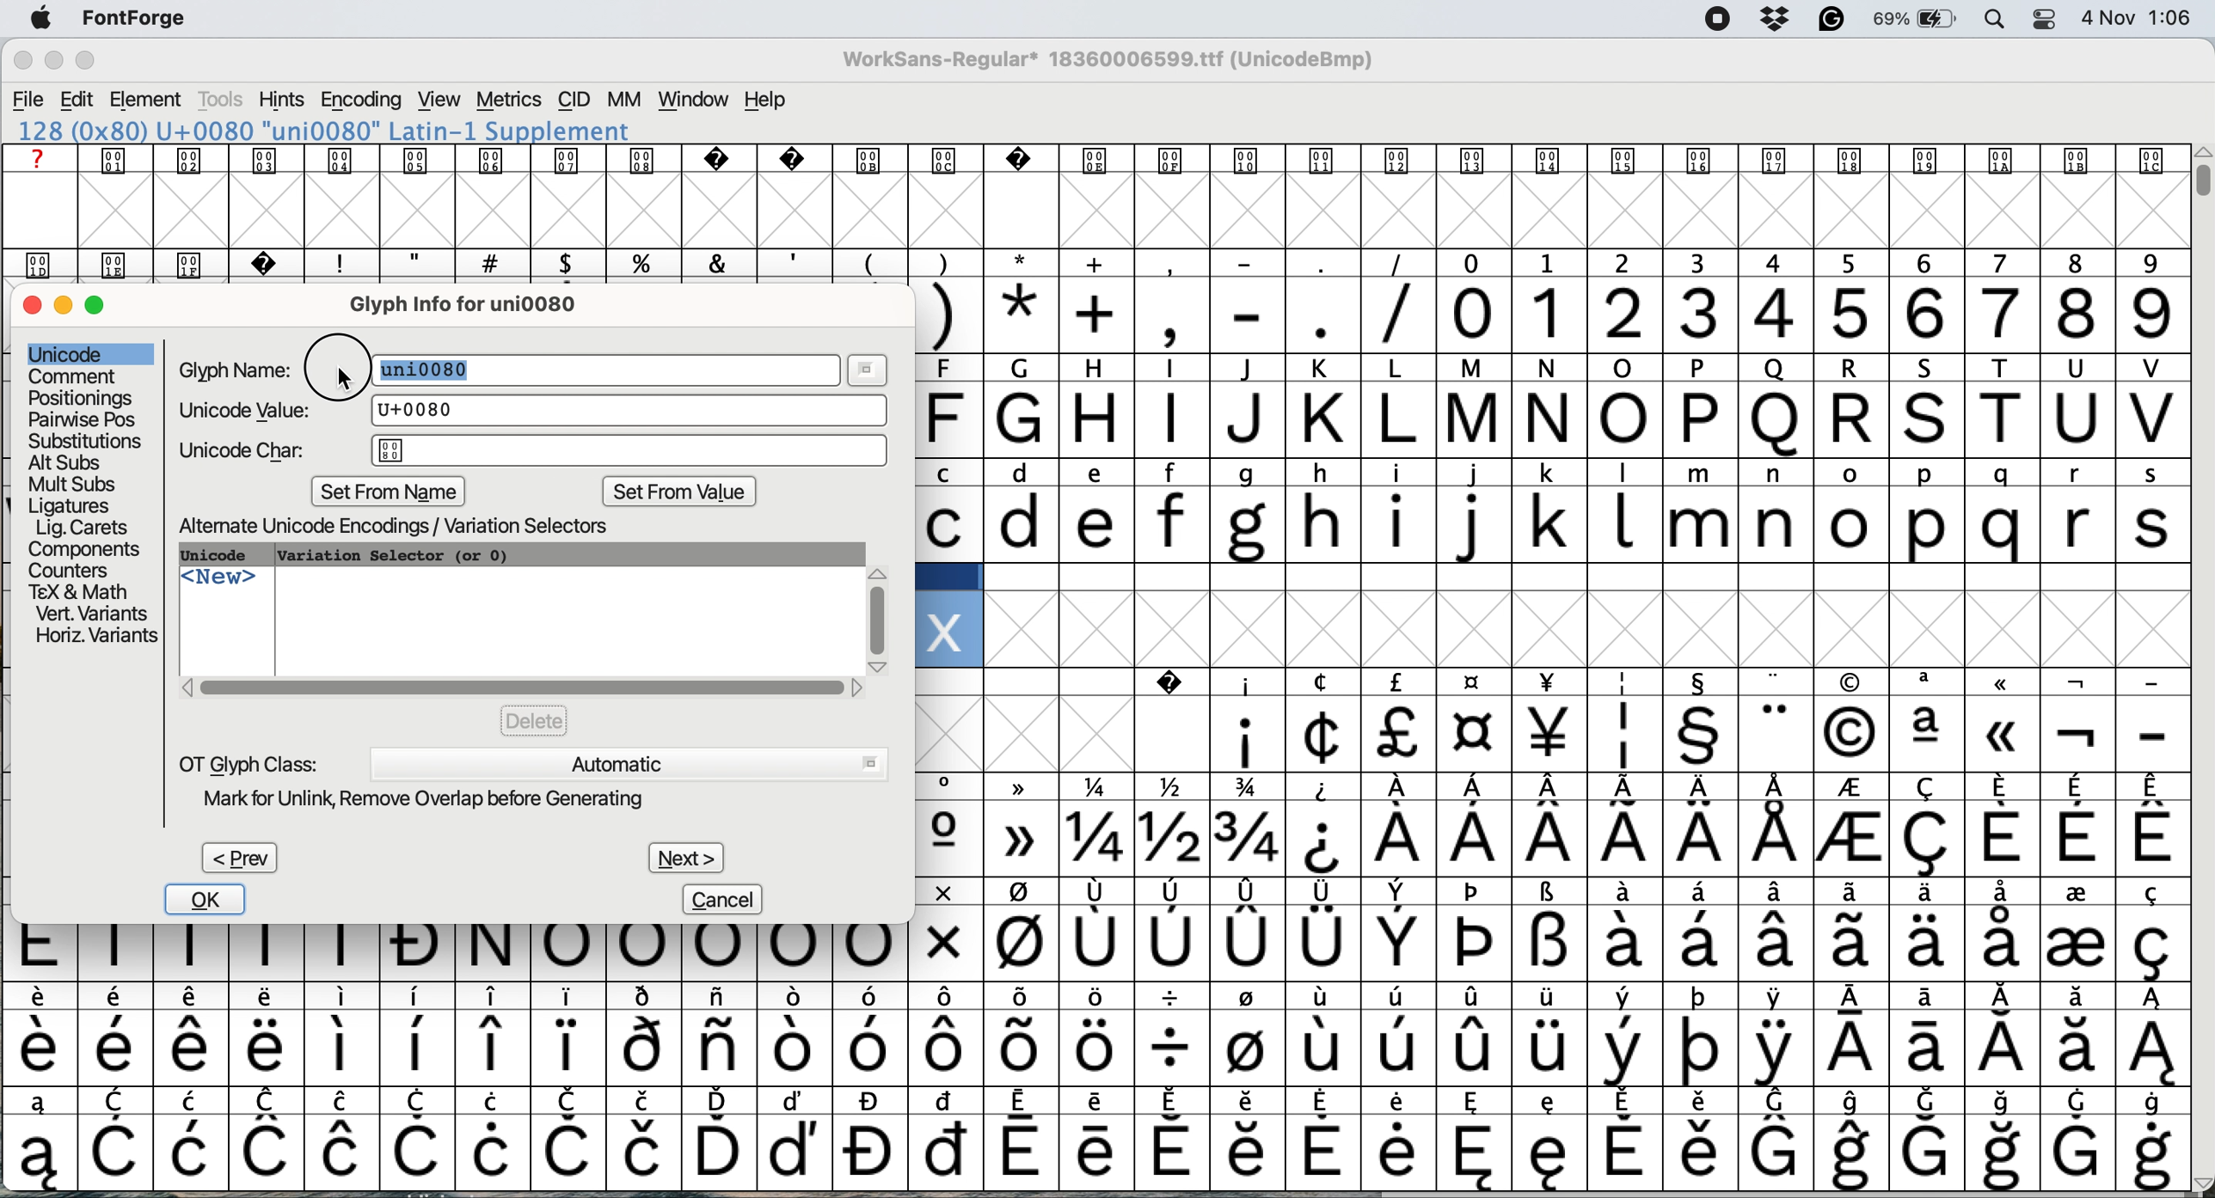  What do you see at coordinates (623, 100) in the screenshot?
I see `mm` at bounding box center [623, 100].